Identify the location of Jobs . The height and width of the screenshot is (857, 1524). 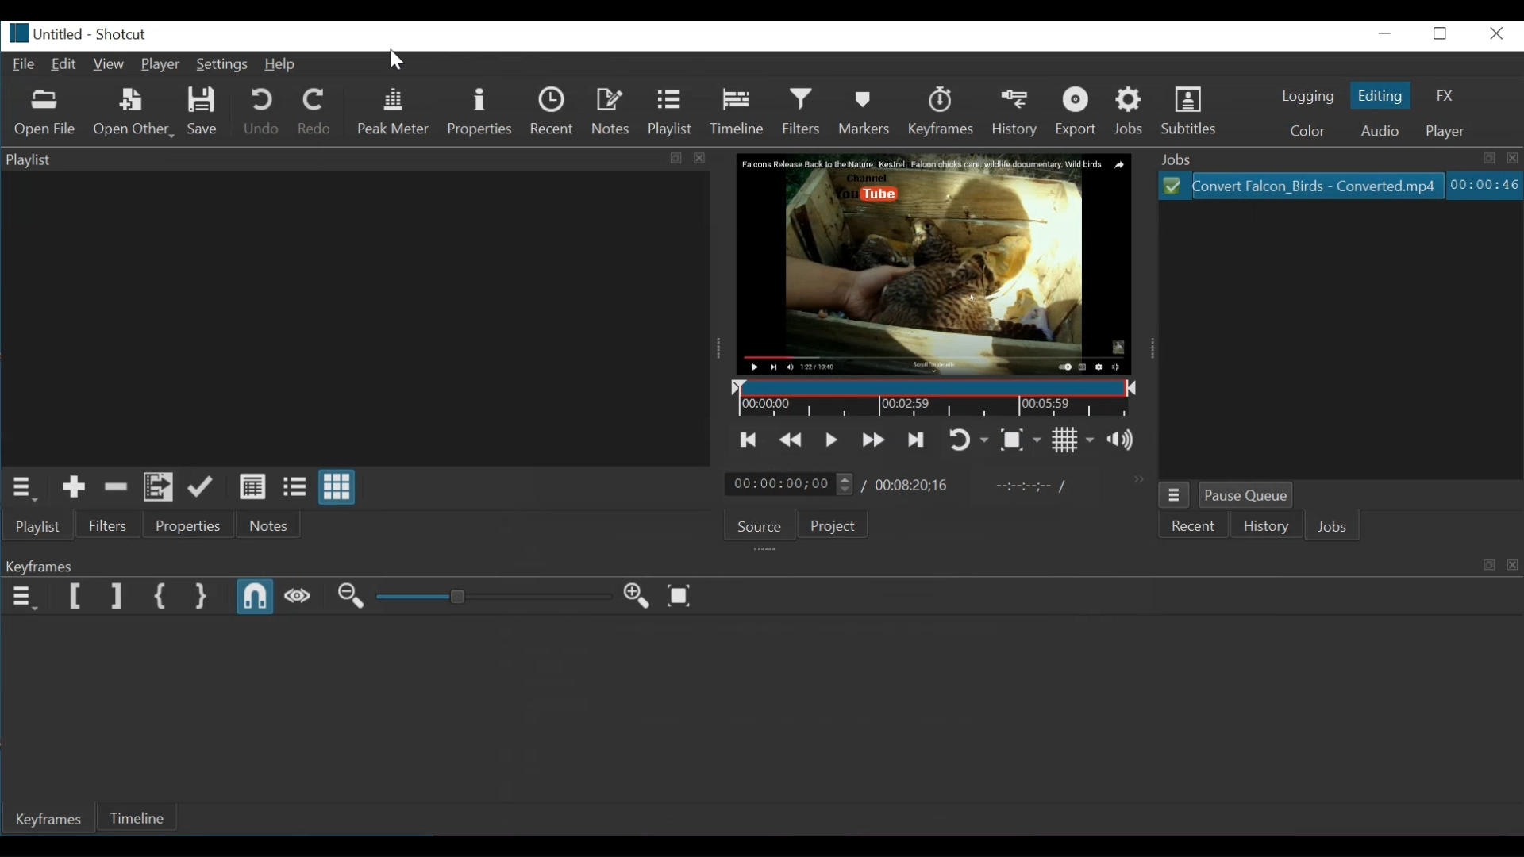
(1336, 158).